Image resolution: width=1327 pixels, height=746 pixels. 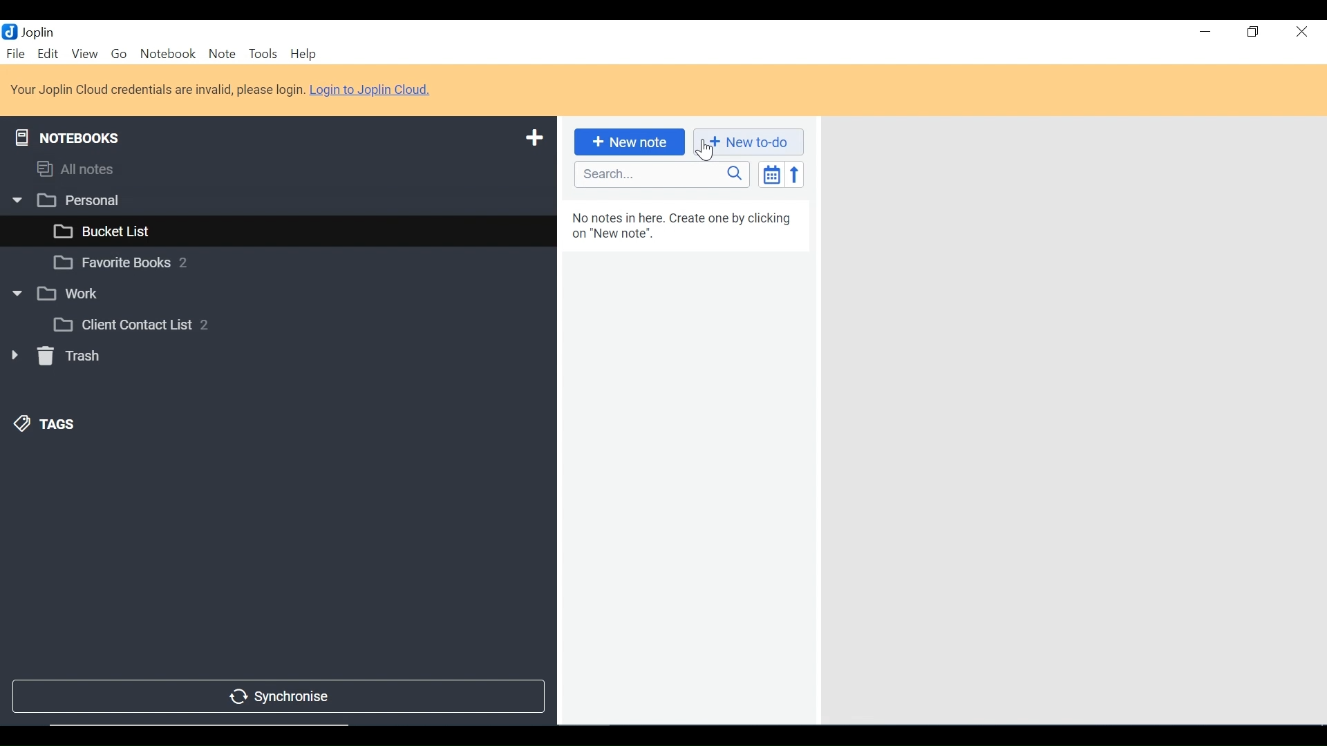 I want to click on Notebook, so click(x=279, y=293).